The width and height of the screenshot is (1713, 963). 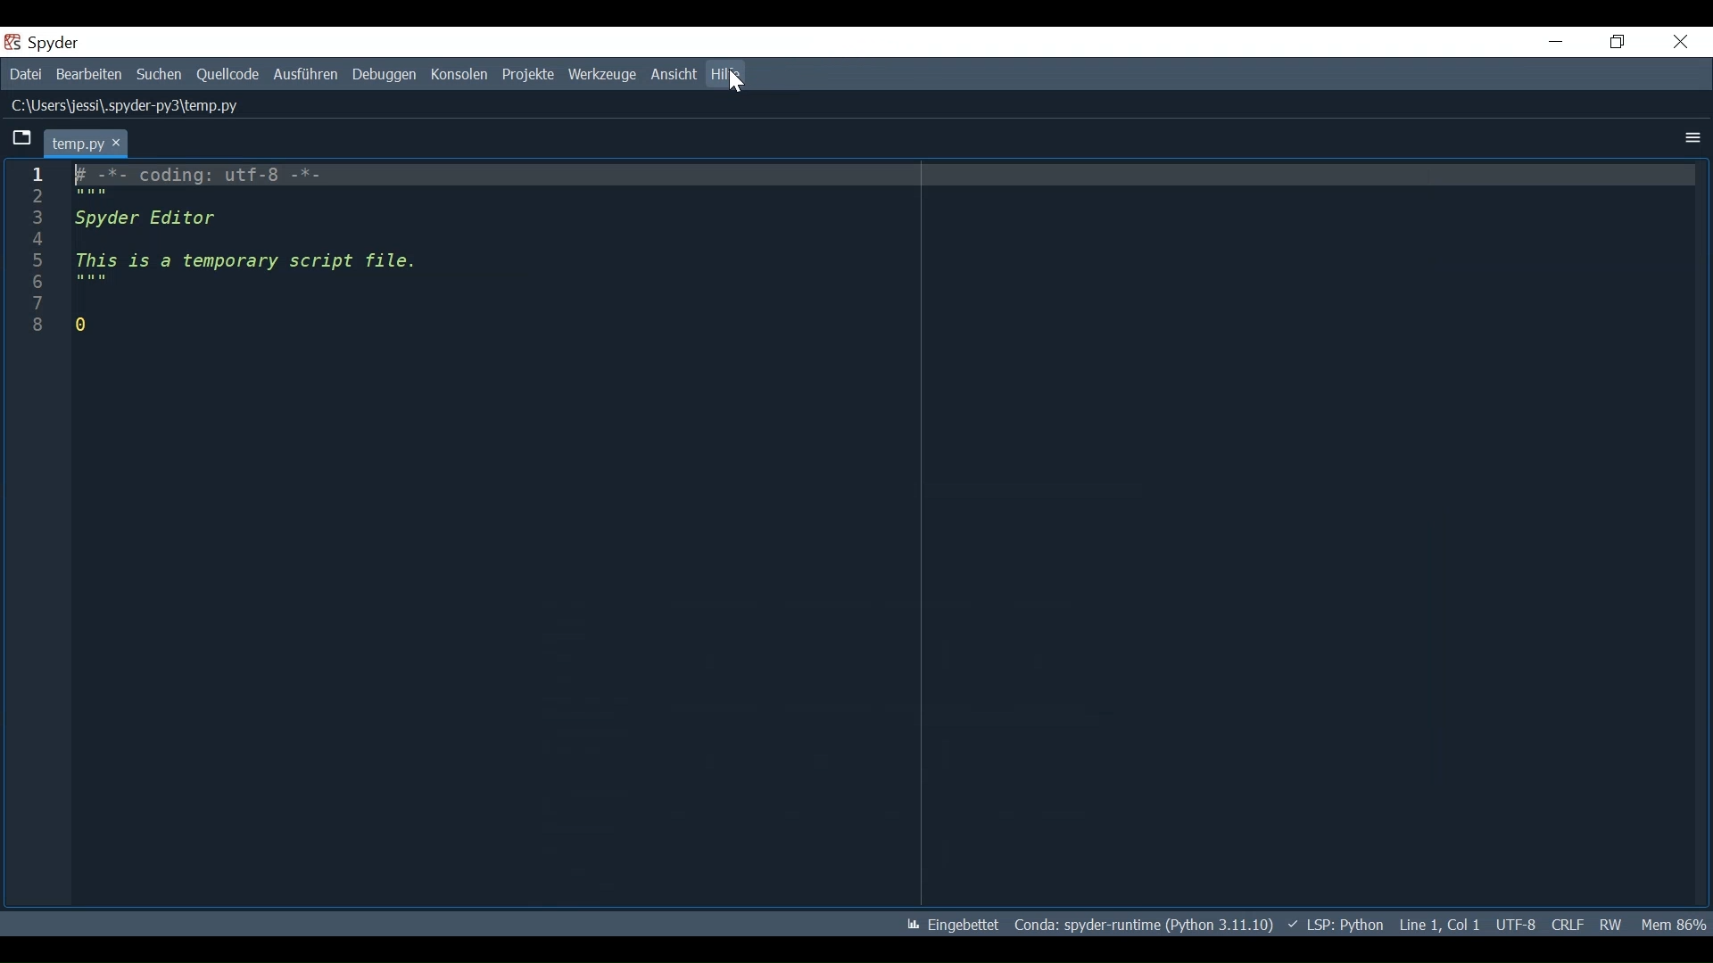 What do you see at coordinates (458, 77) in the screenshot?
I see `Consoles` at bounding box center [458, 77].